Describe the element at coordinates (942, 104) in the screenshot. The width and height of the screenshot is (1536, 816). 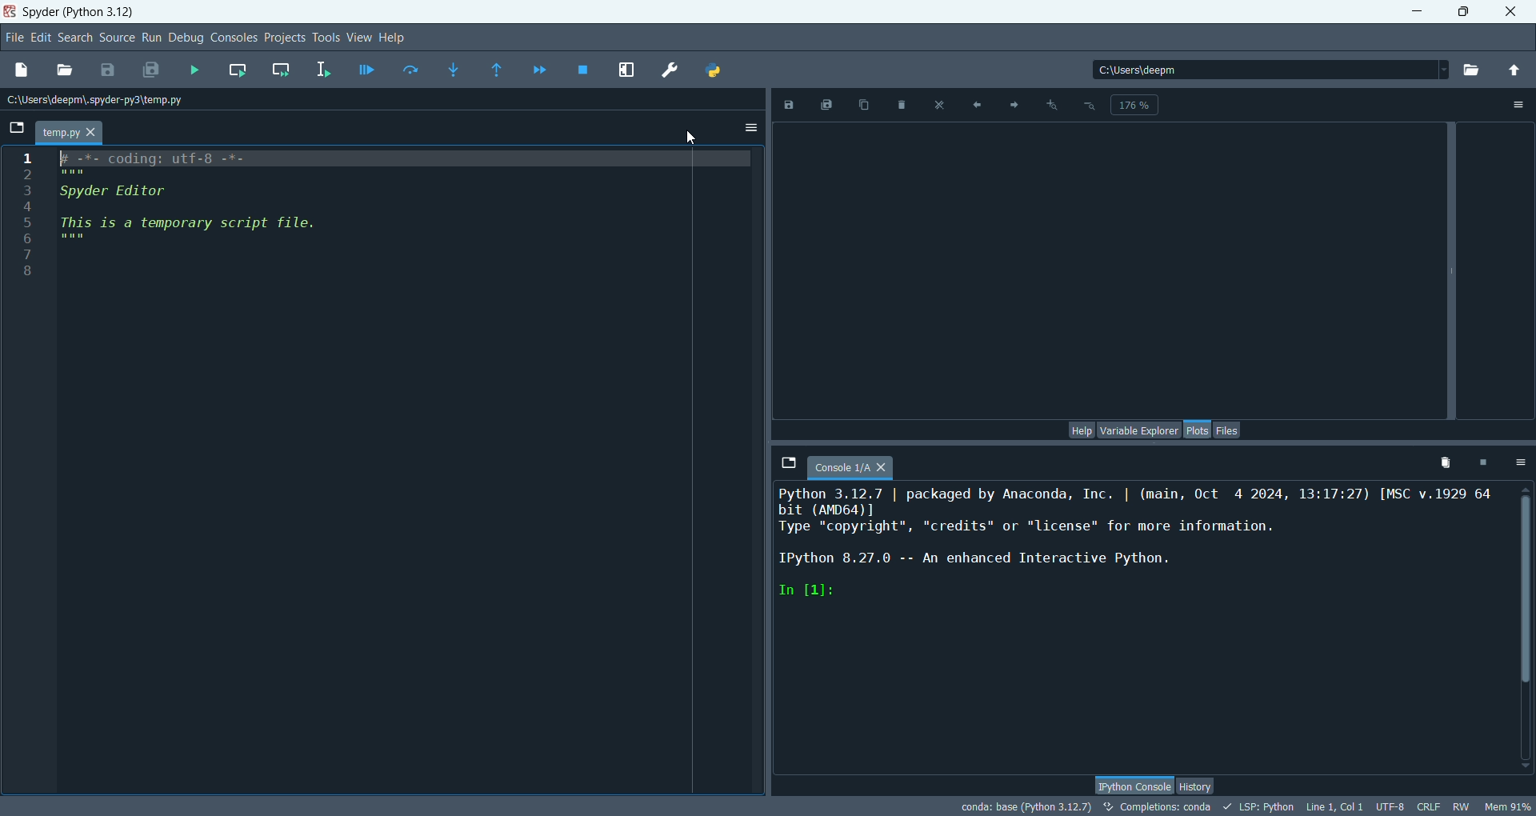
I see `remove all plot` at that location.